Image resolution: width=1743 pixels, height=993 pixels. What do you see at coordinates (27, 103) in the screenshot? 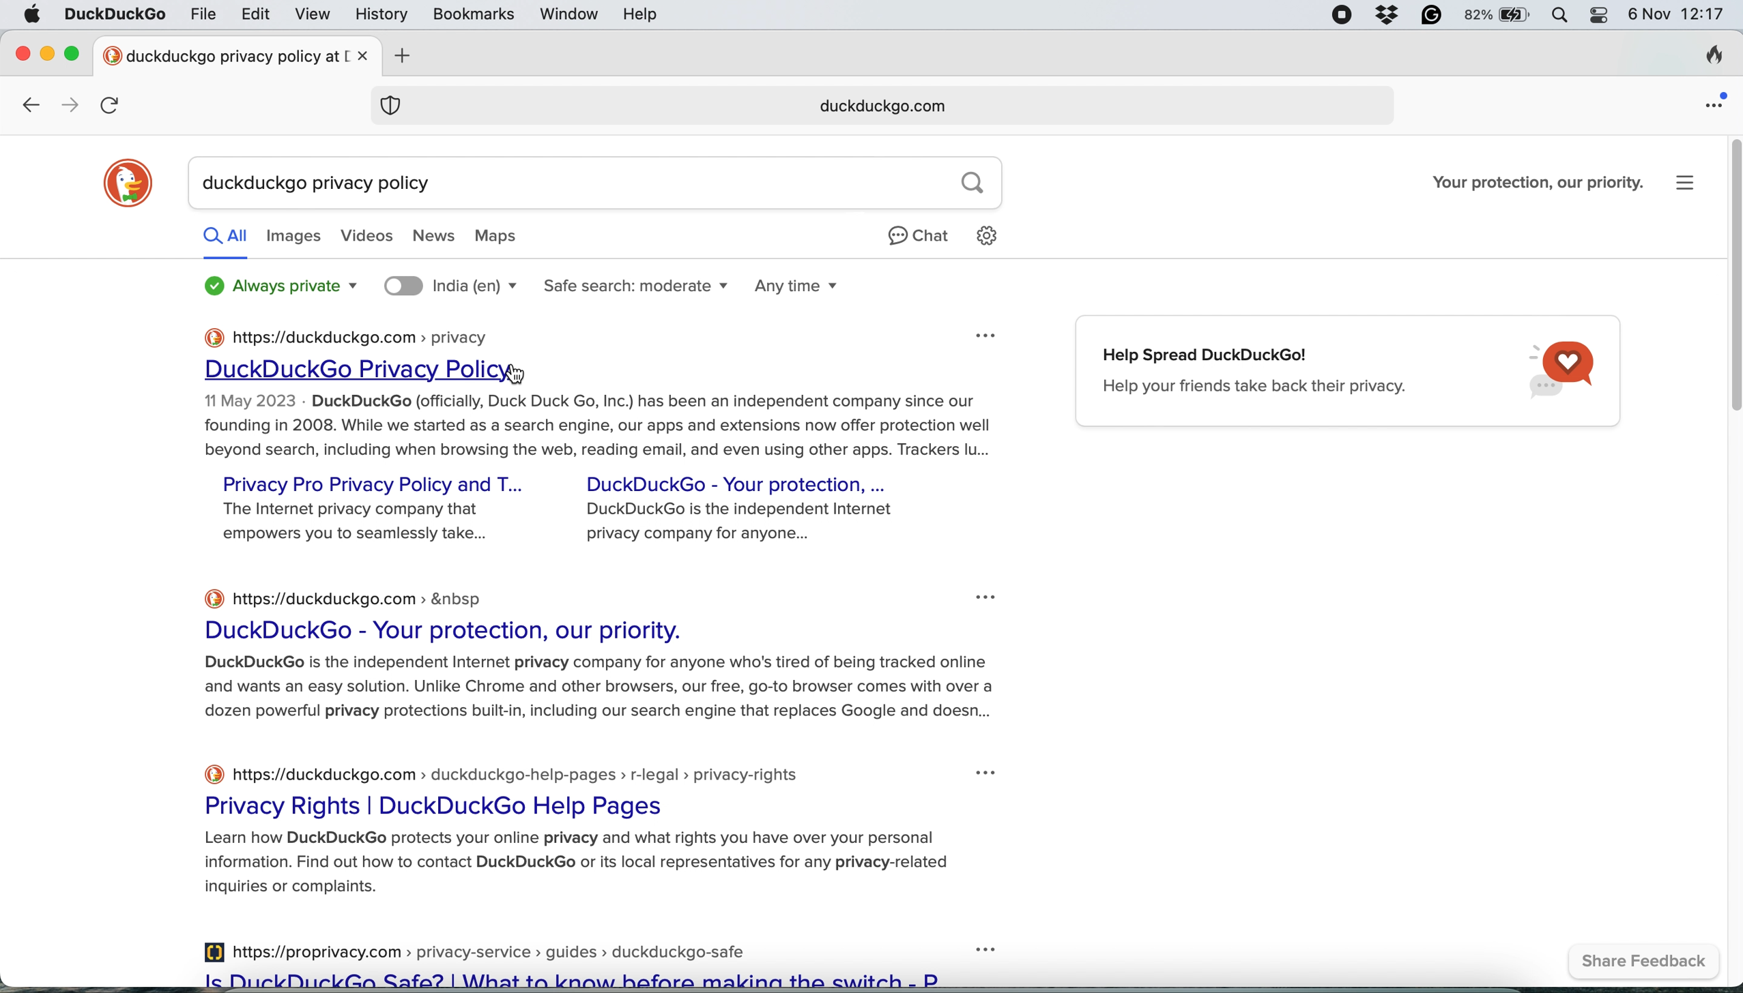
I see `go back` at bounding box center [27, 103].